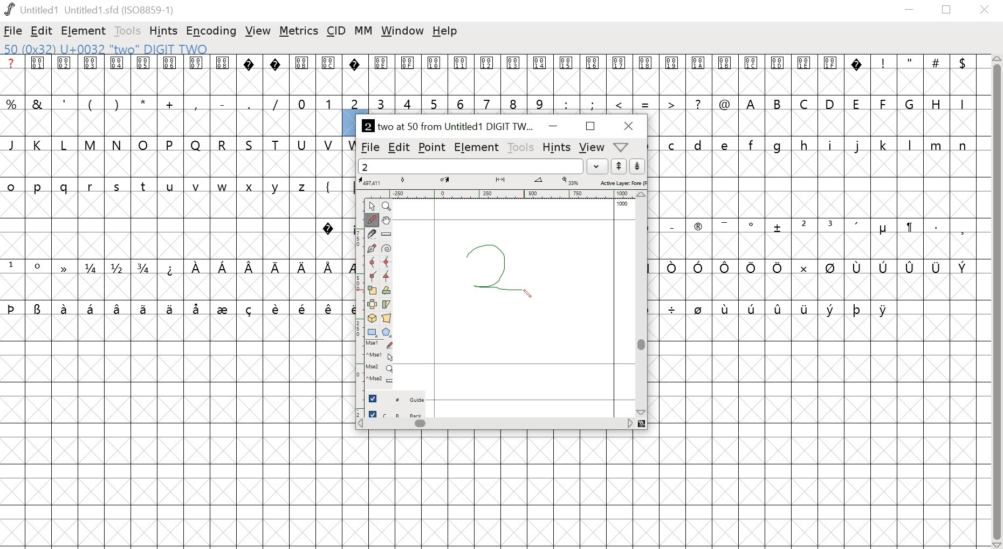 The width and height of the screenshot is (1003, 549). Describe the element at coordinates (259, 30) in the screenshot. I see `view` at that location.